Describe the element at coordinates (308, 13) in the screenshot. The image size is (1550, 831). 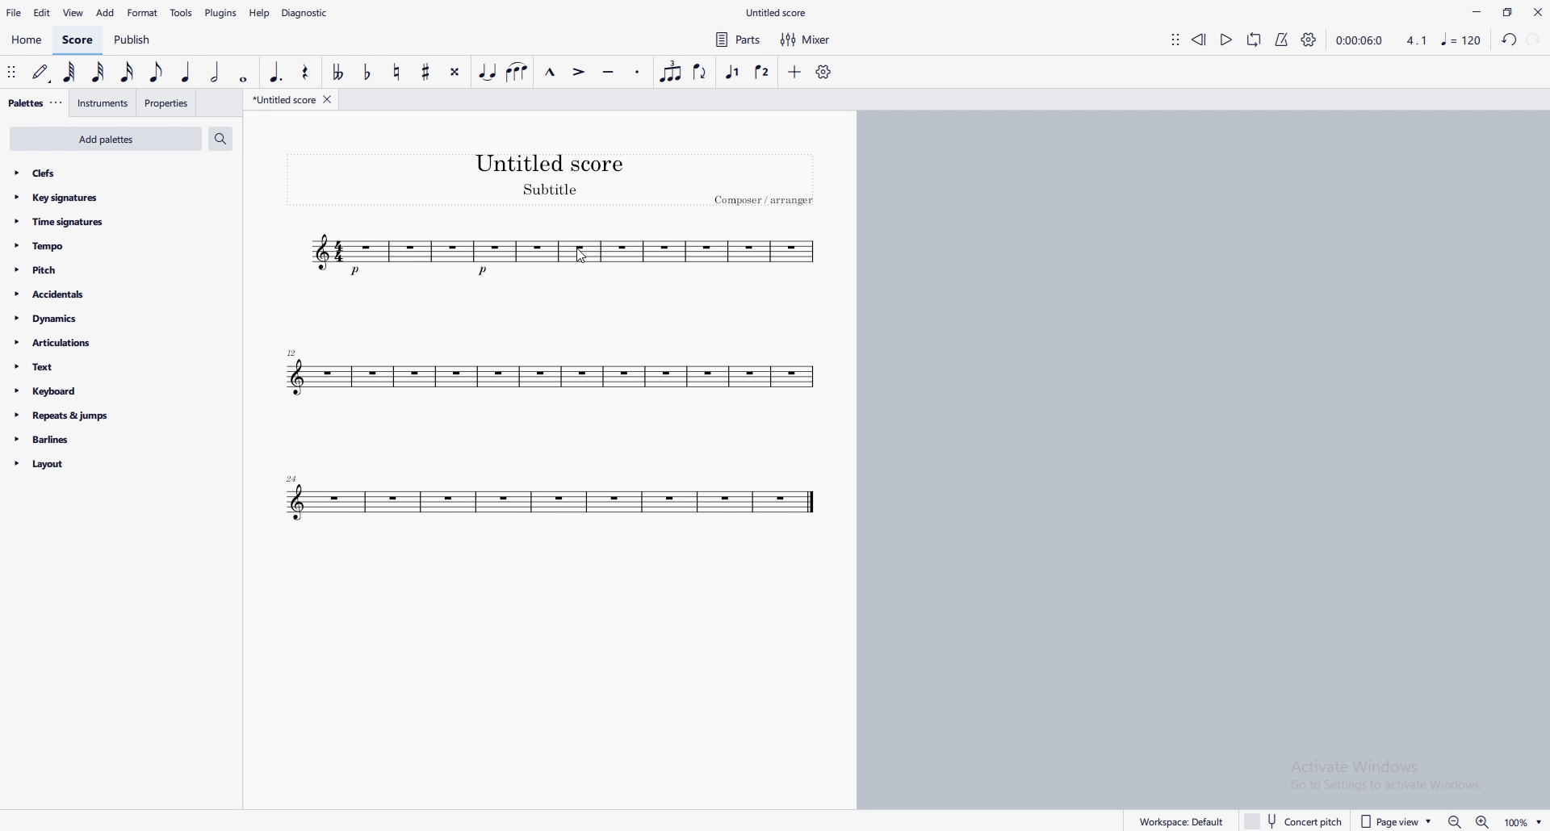
I see `diagnostic` at that location.